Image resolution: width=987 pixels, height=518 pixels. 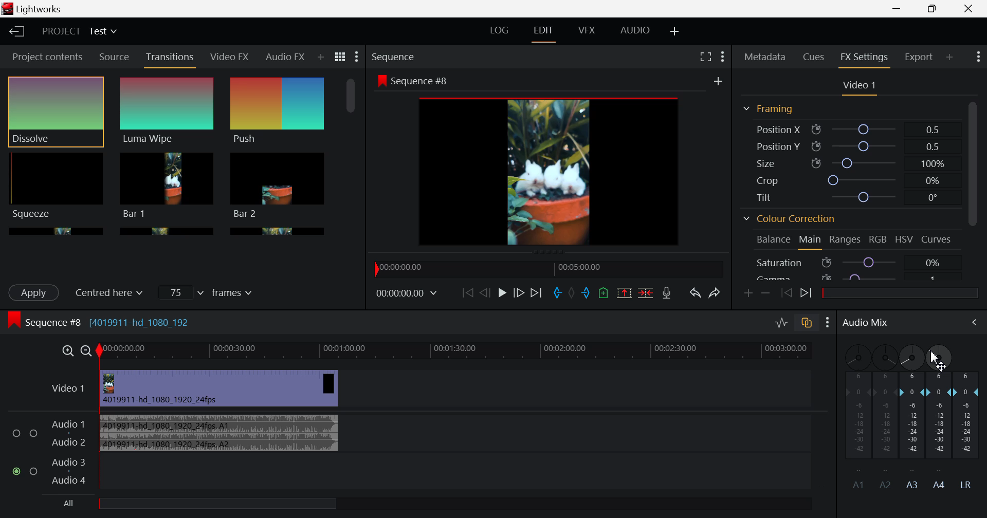 I want to click on Add Layout, so click(x=673, y=31).